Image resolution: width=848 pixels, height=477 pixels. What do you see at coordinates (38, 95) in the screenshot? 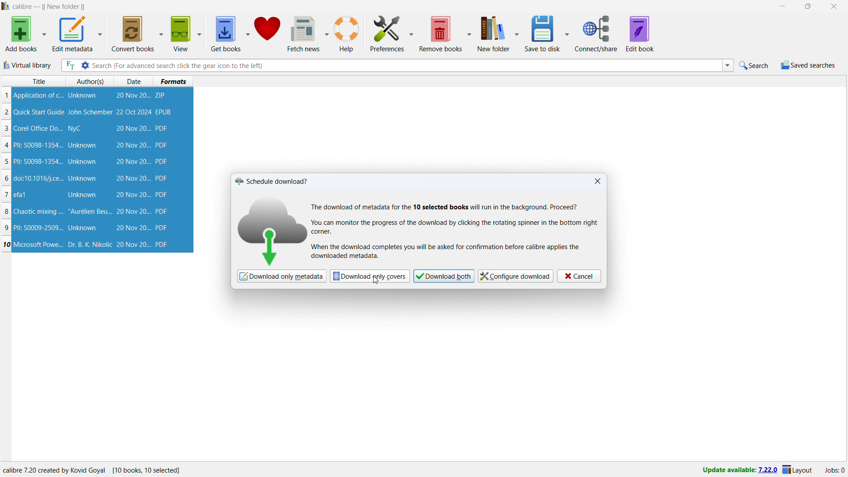
I see `Application of c...` at bounding box center [38, 95].